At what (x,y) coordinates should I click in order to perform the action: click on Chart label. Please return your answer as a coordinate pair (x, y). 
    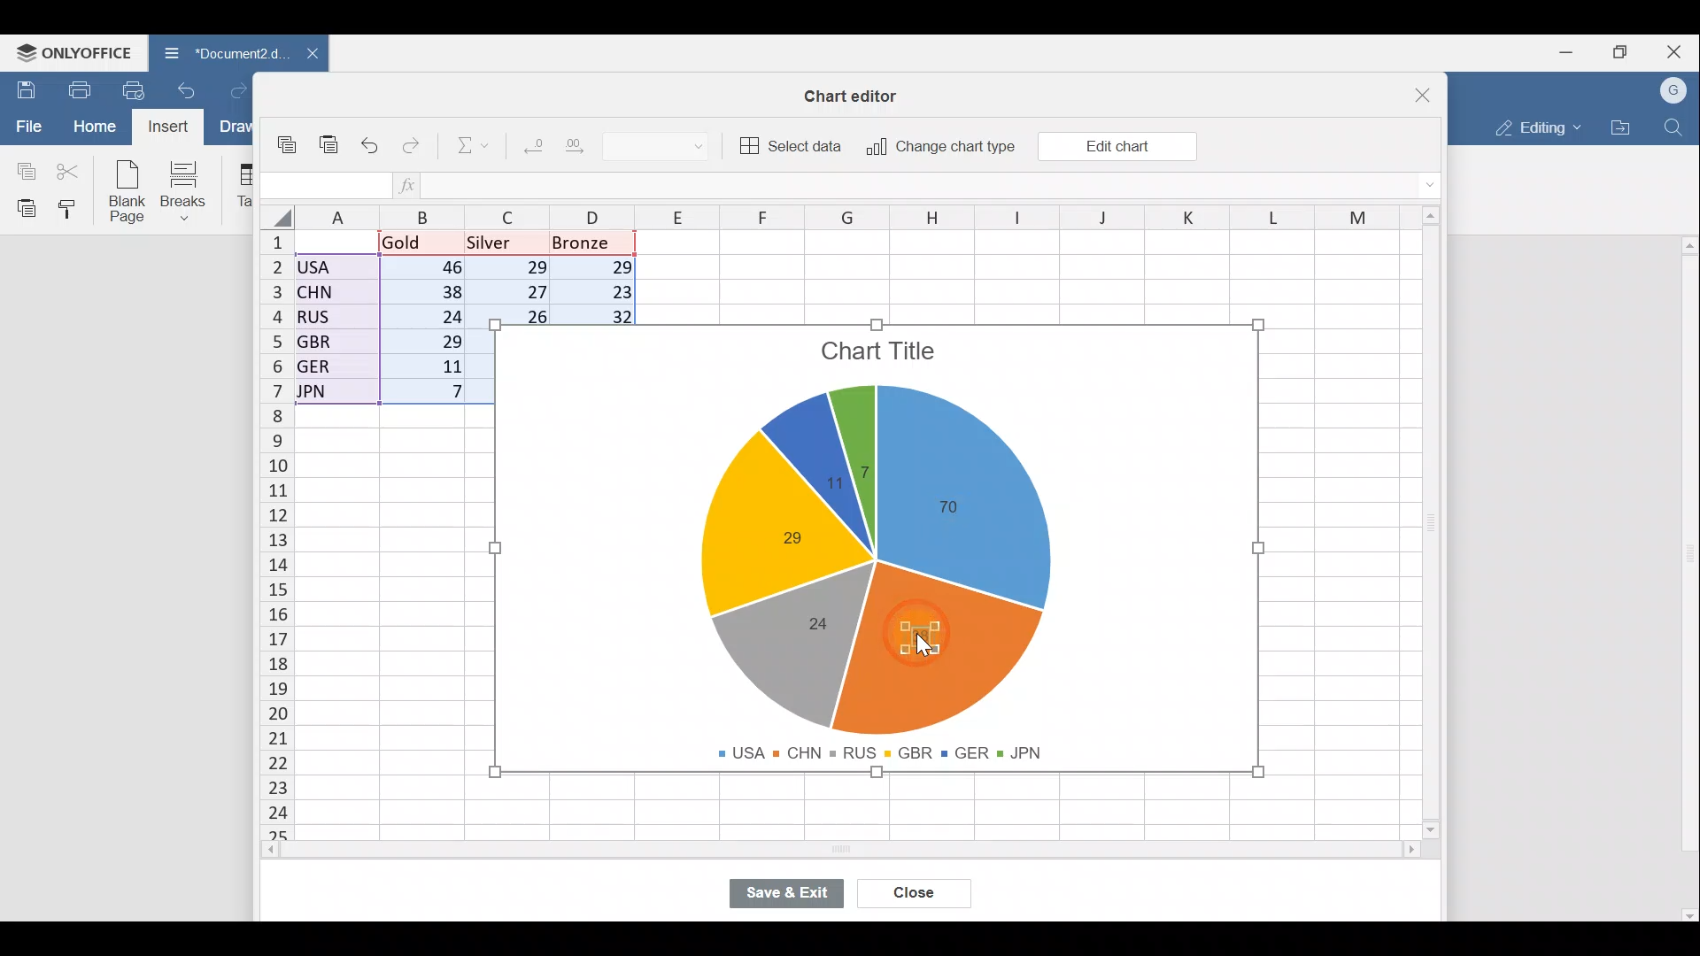
    Looking at the image, I should click on (963, 511).